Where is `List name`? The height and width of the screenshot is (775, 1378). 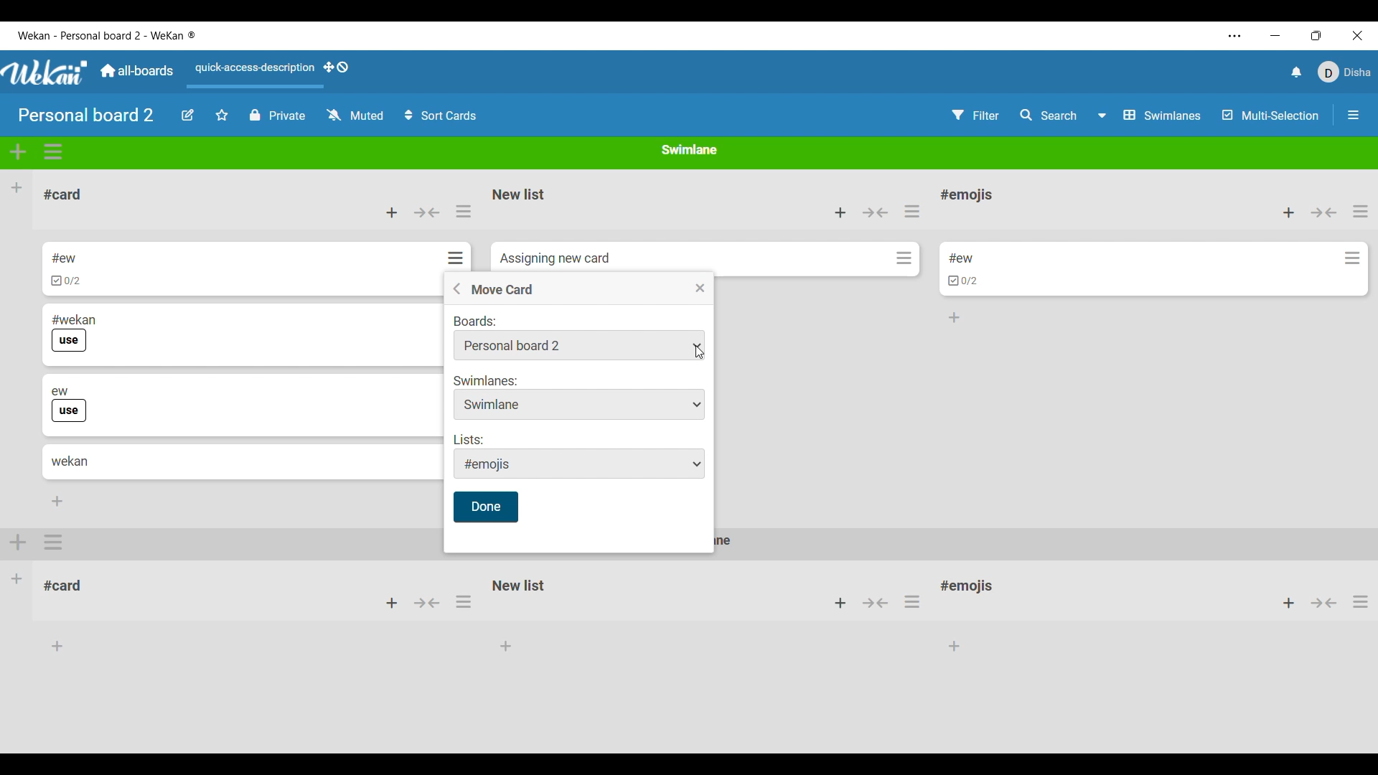
List name is located at coordinates (967, 196).